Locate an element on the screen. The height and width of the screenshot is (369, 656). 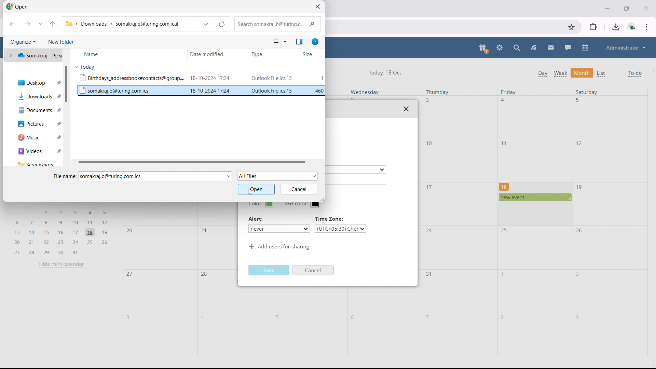
Outlook.File.ics.15 is located at coordinates (271, 78).